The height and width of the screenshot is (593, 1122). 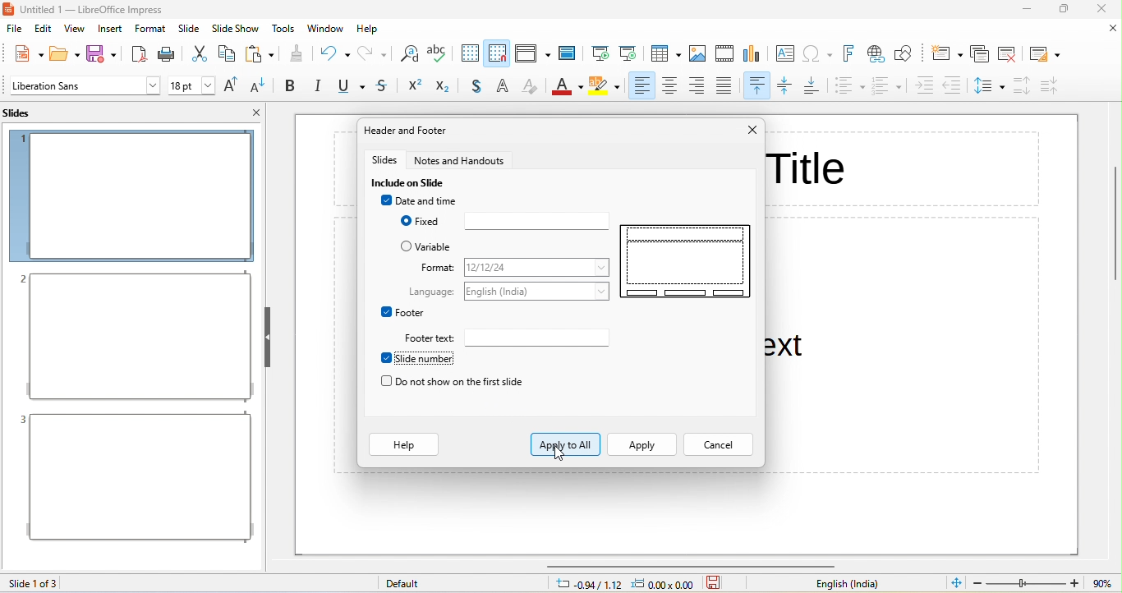 I want to click on display view, so click(x=532, y=53).